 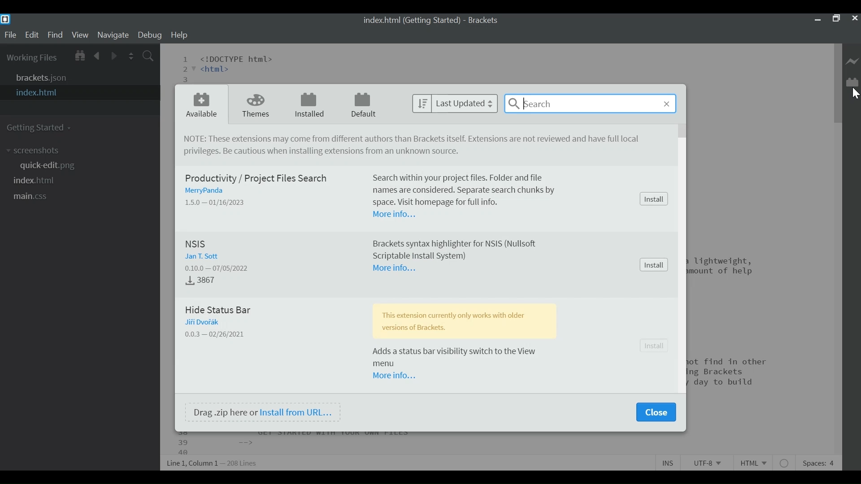 What do you see at coordinates (836, 84) in the screenshot?
I see `Vertical Scroll bar` at bounding box center [836, 84].